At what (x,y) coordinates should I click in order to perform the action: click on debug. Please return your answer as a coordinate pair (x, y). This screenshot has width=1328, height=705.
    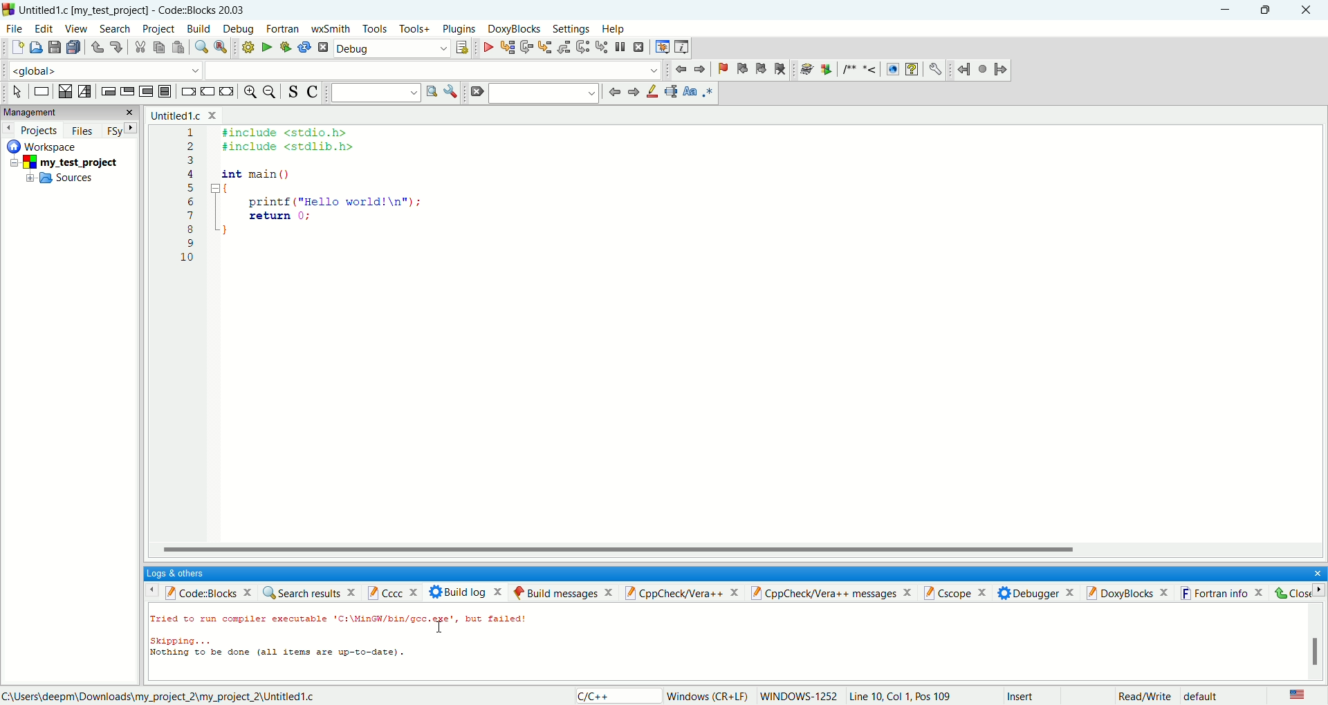
    Looking at the image, I should click on (238, 29).